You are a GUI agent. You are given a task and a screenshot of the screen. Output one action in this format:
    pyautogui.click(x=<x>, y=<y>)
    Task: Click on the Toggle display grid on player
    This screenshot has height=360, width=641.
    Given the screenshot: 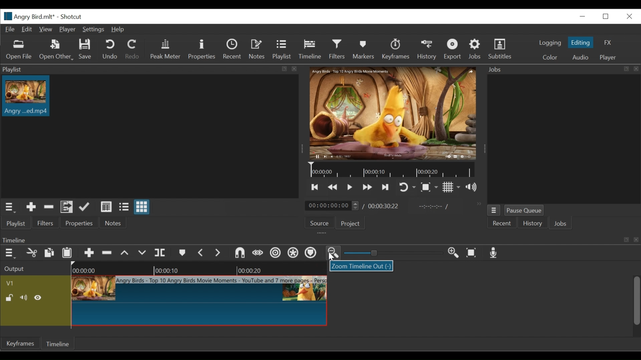 What is the action you would take?
    pyautogui.click(x=452, y=187)
    